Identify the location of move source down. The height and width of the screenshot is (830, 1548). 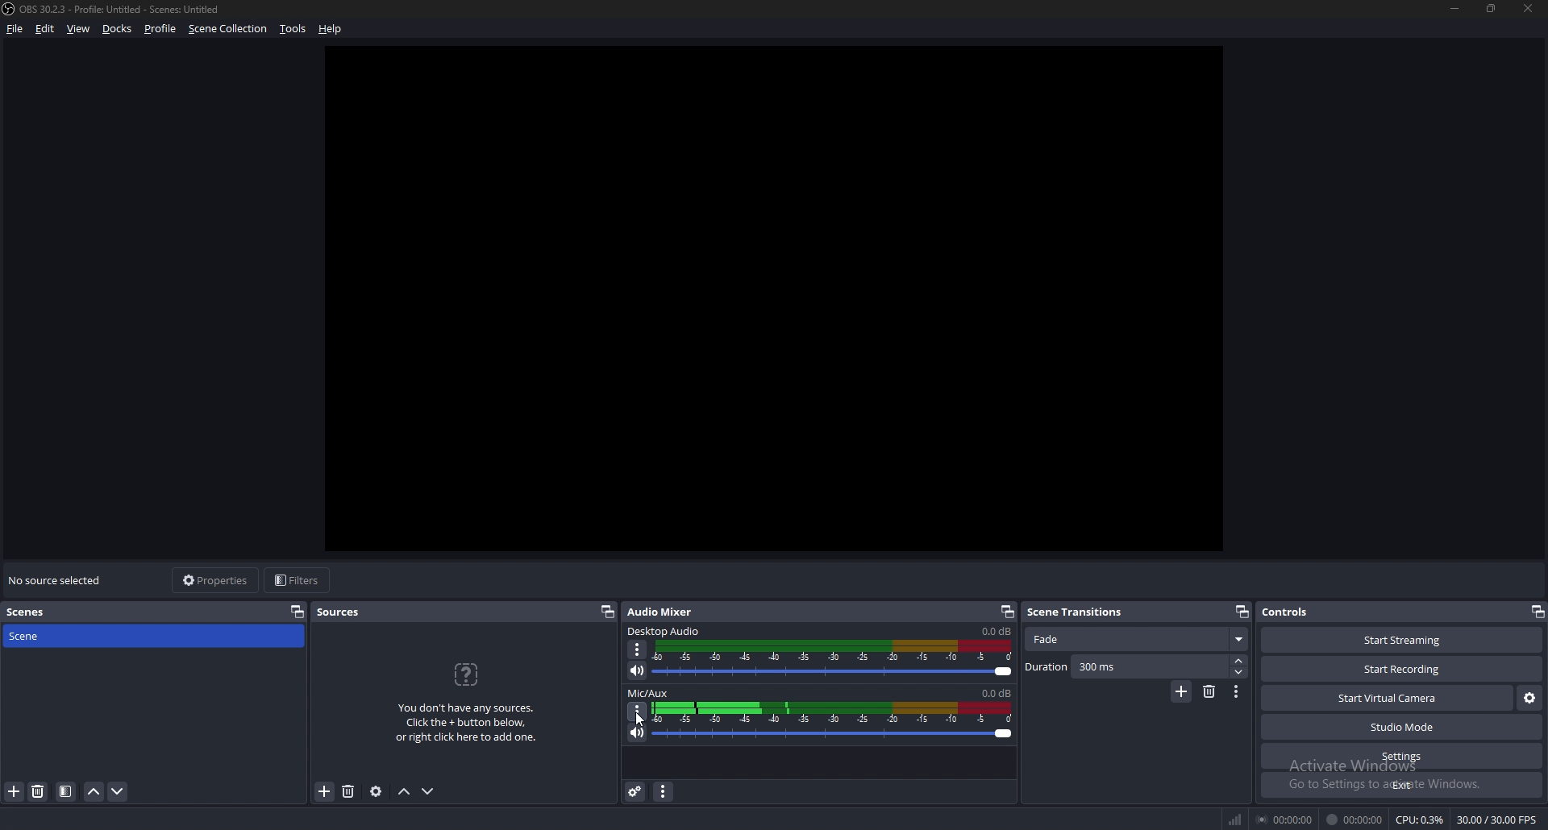
(429, 791).